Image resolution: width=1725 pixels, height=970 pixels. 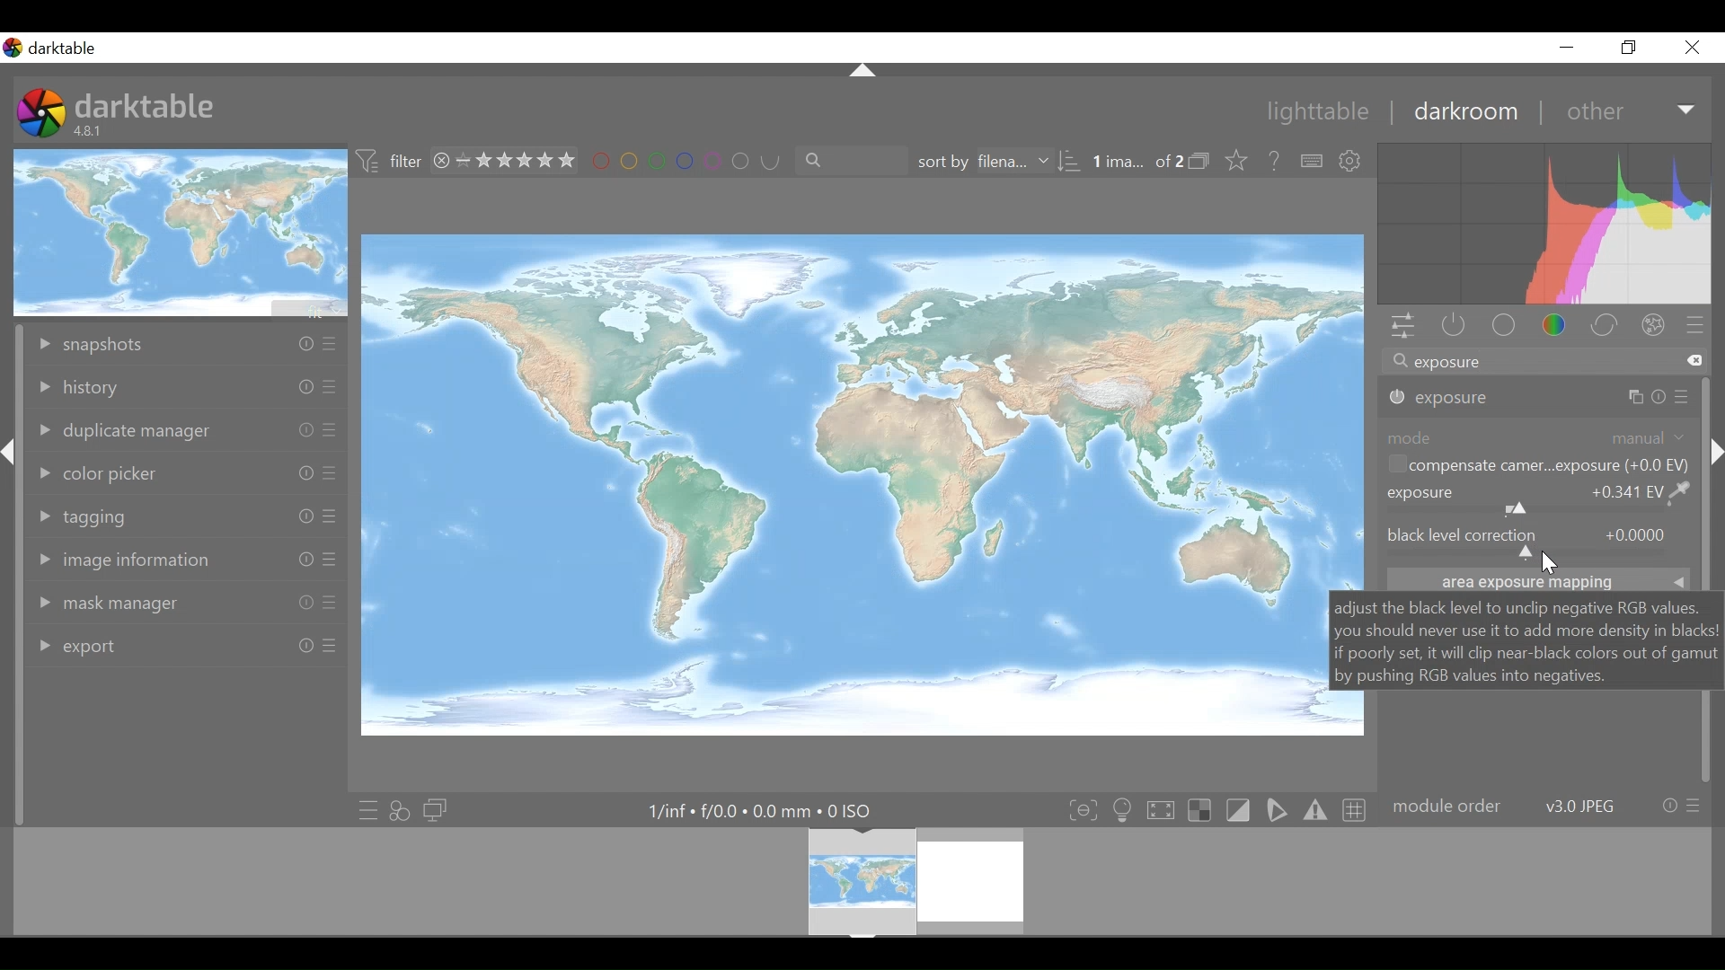 I want to click on mode, so click(x=1409, y=437).